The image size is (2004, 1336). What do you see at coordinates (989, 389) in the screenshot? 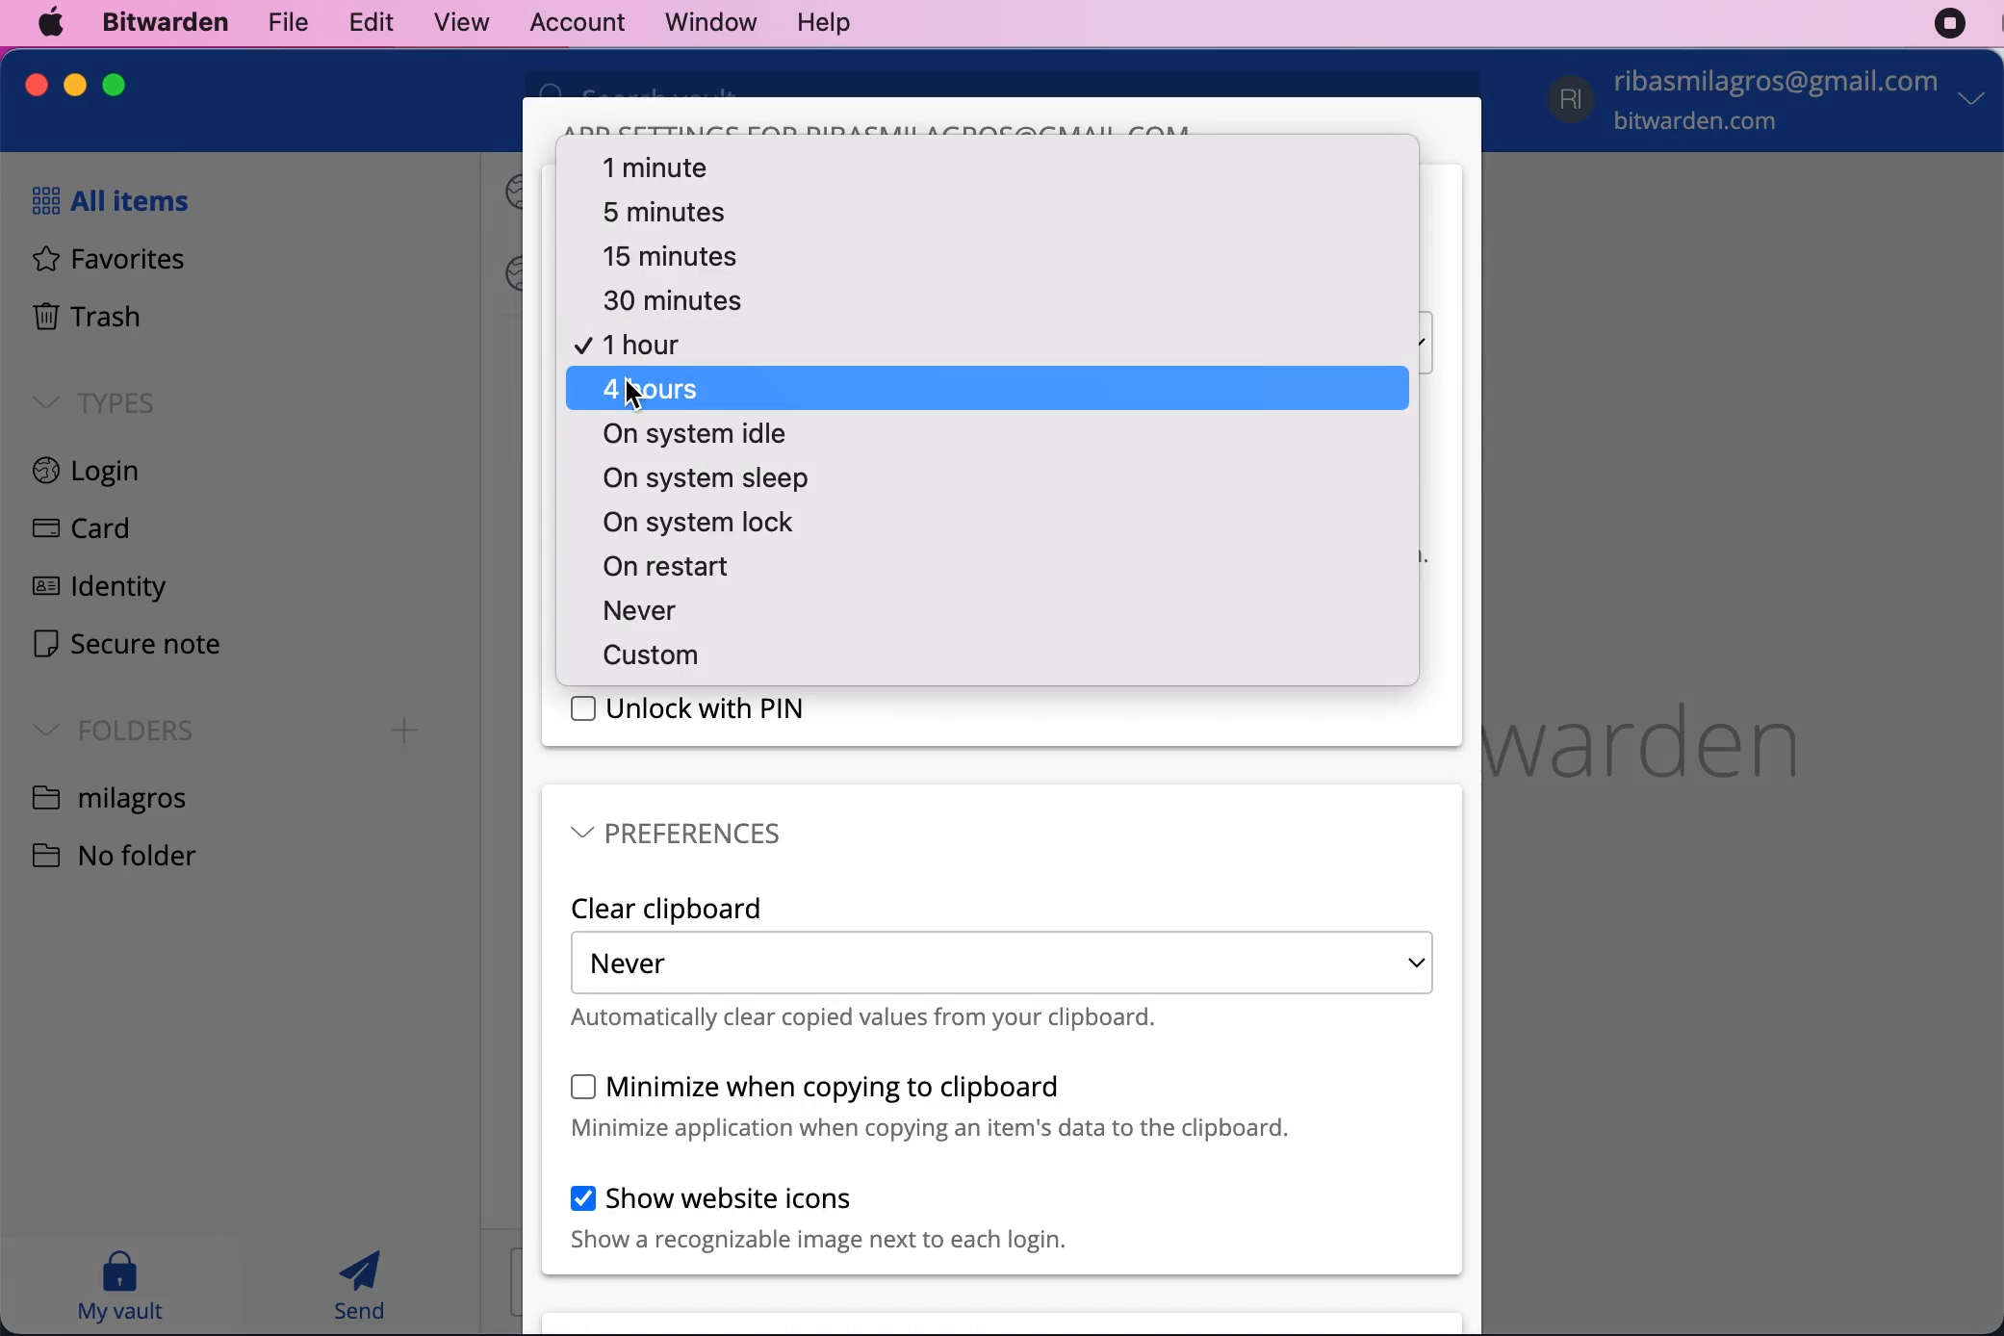
I see `4 hours` at bounding box center [989, 389].